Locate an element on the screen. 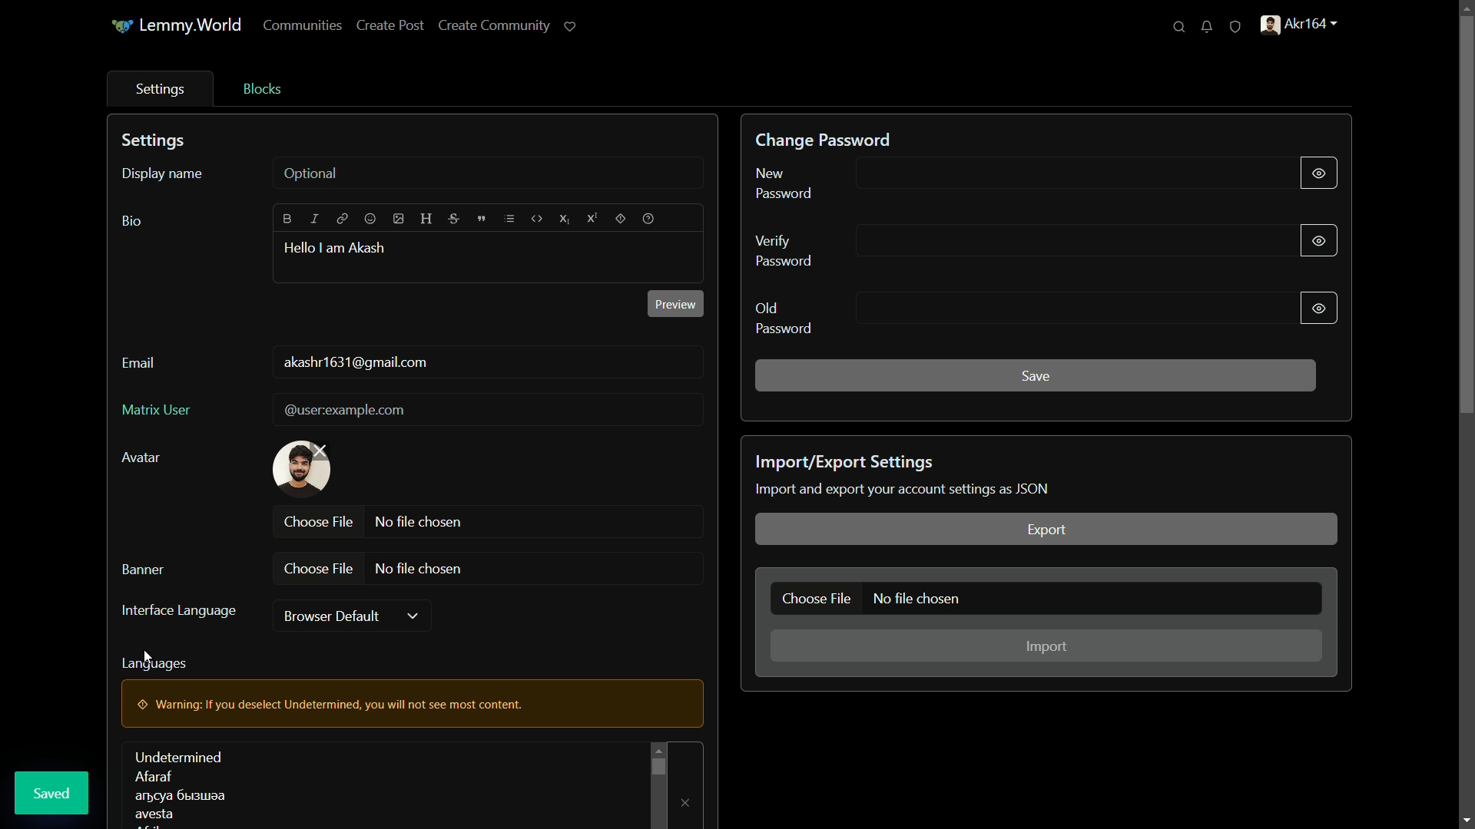  change password is located at coordinates (822, 140).